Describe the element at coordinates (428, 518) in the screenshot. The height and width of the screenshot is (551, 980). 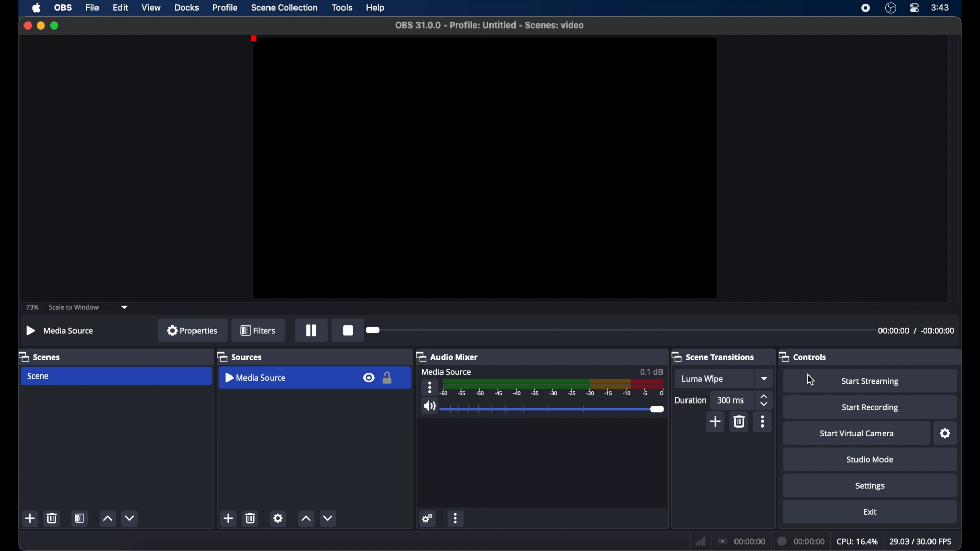
I see `settings` at that location.